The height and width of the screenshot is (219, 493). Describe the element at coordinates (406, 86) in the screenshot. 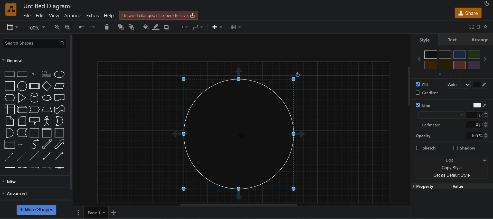

I see `vertical scroll bar` at that location.